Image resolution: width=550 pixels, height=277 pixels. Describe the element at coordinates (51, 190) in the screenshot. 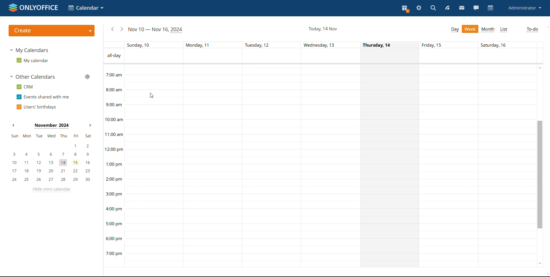

I see `hide mini calendar` at that location.